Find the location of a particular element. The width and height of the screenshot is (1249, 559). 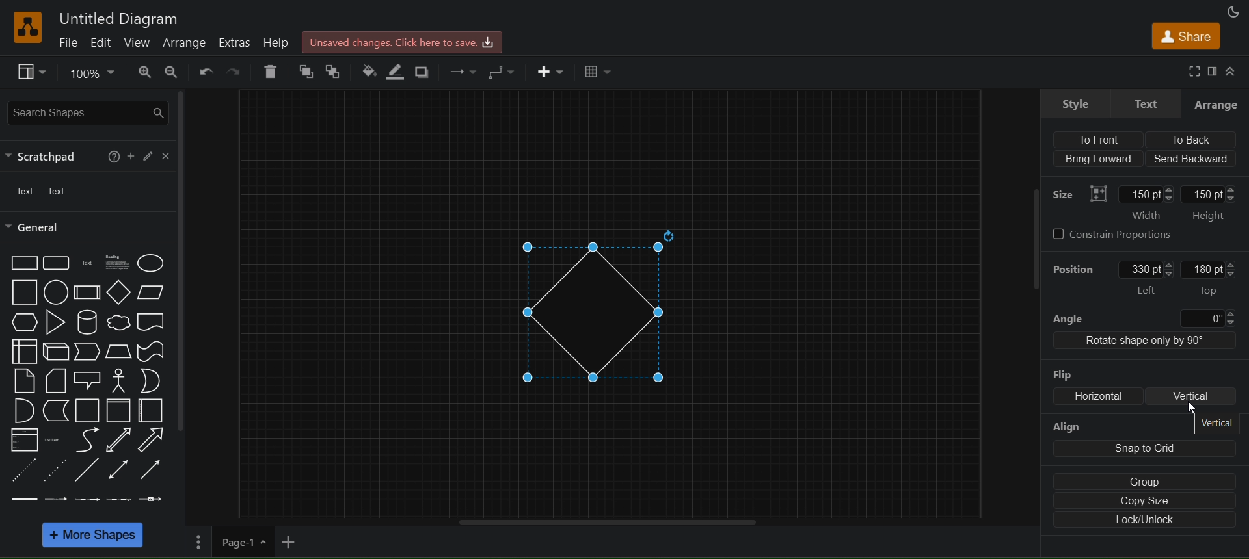

directional connector is located at coordinates (152, 470).